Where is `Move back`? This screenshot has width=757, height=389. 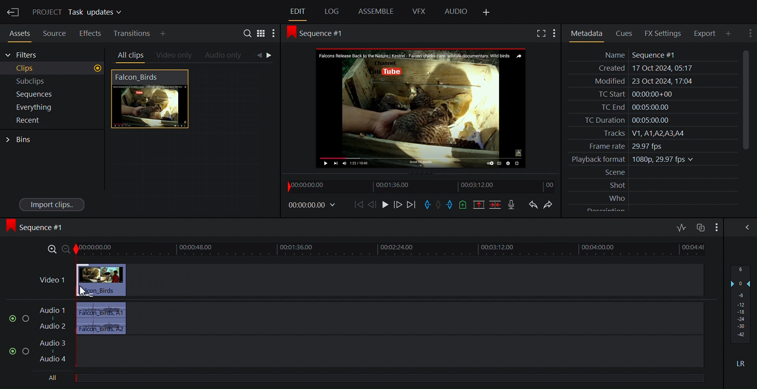
Move back is located at coordinates (360, 205).